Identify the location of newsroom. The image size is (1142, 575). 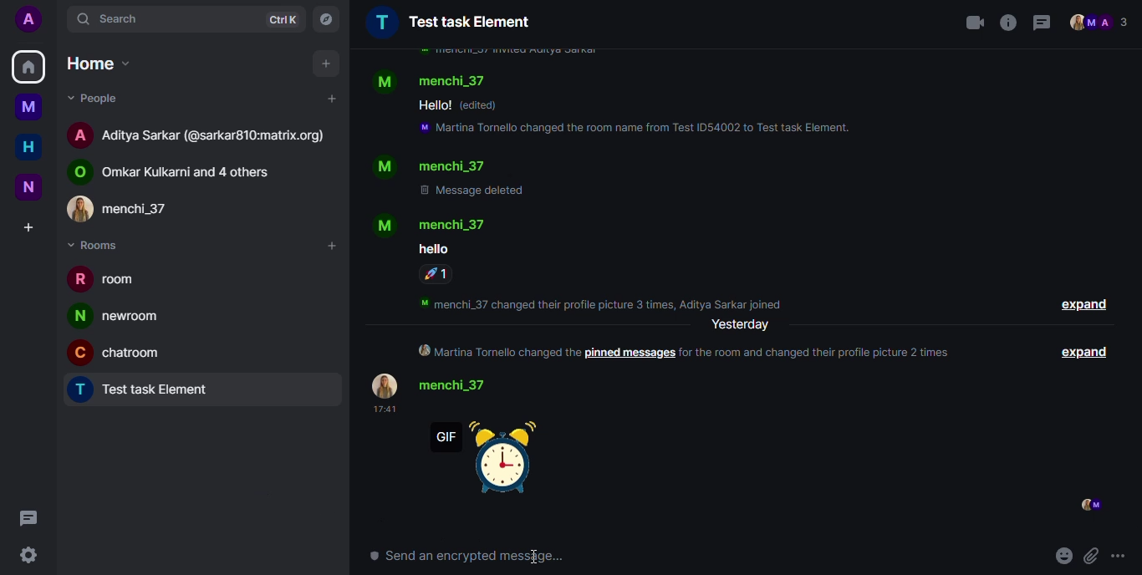
(120, 316).